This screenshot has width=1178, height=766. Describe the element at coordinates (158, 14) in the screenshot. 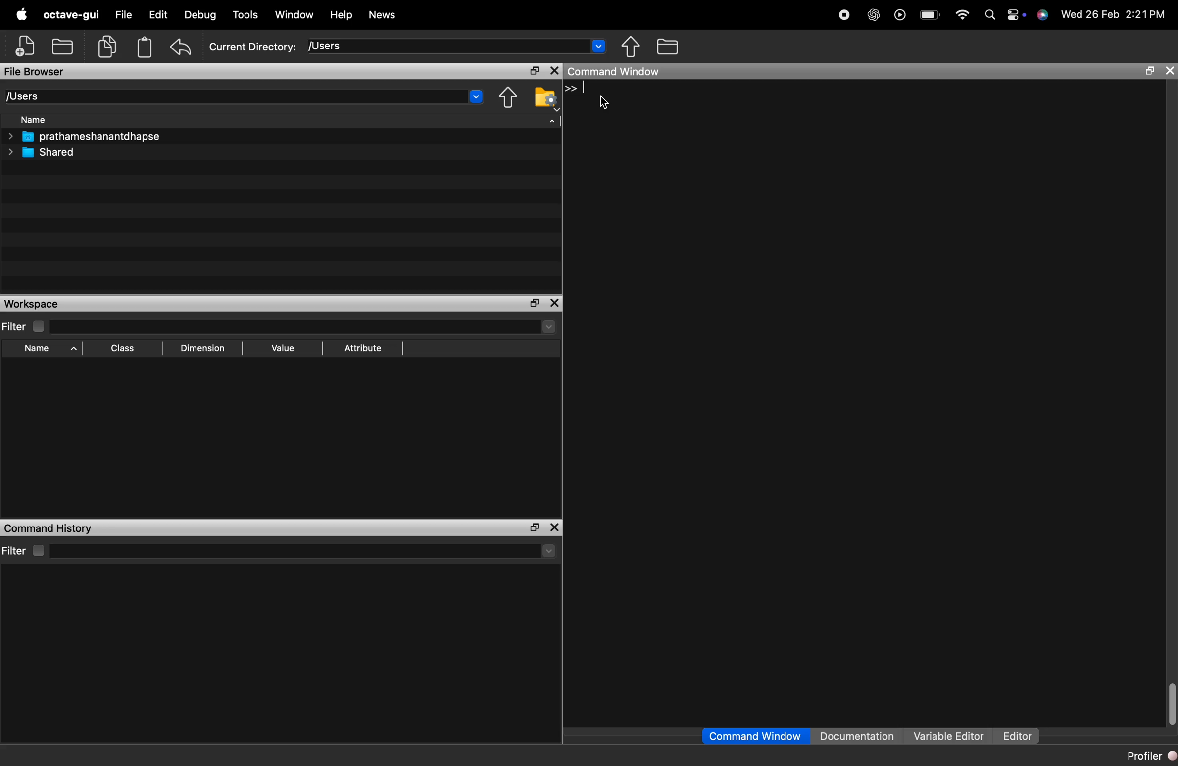

I see `Edit` at that location.